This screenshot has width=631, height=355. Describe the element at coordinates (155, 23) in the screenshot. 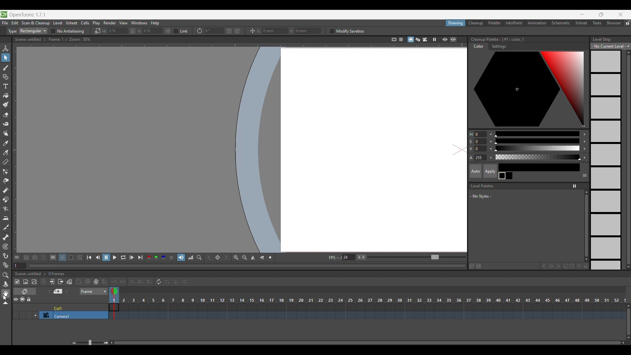

I see `Help` at that location.